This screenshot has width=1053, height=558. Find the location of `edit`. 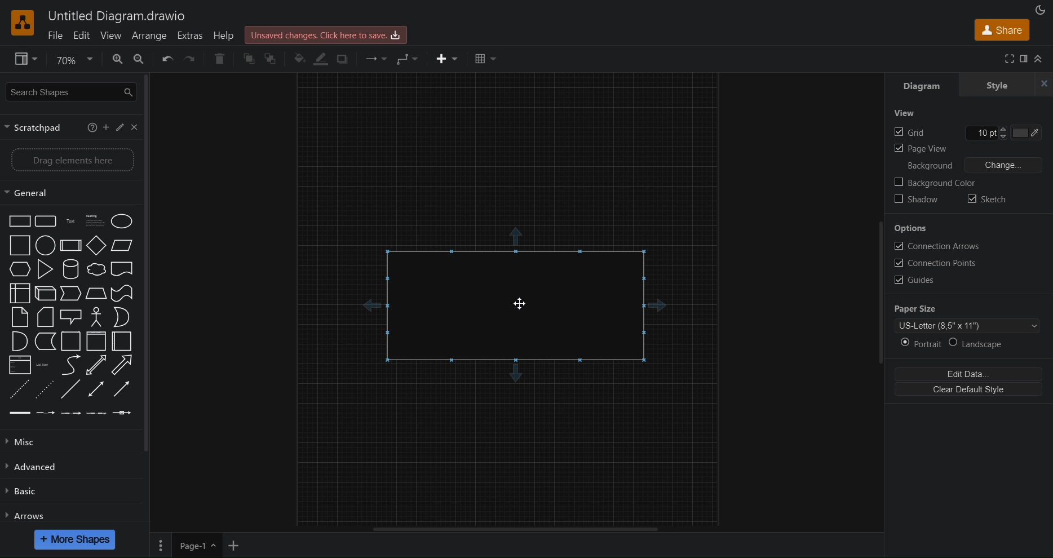

edit is located at coordinates (122, 128).